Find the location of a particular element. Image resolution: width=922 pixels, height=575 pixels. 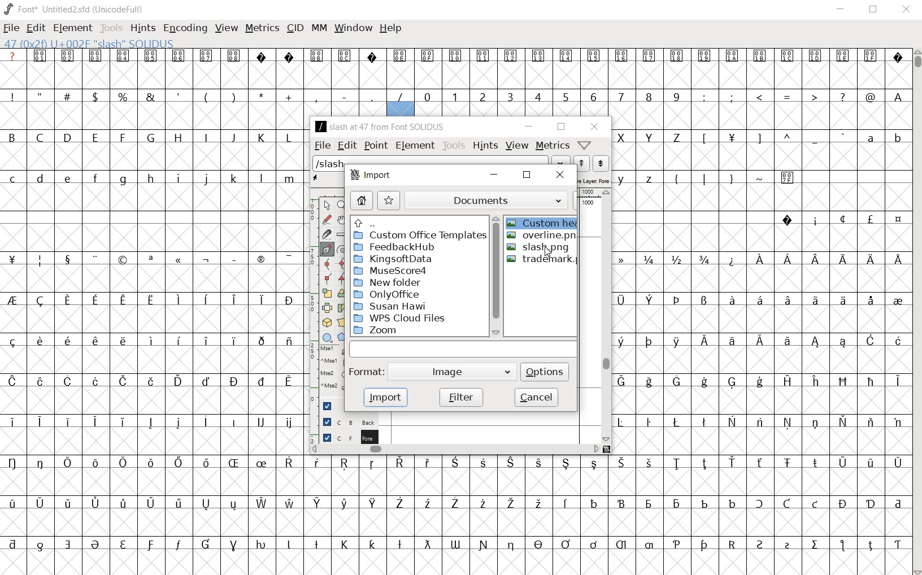

flip the selection is located at coordinates (327, 308).